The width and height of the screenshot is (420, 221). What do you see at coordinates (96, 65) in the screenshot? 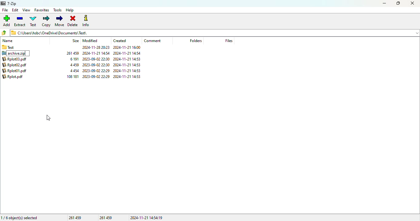
I see `2023-09-02 22:30` at bounding box center [96, 65].